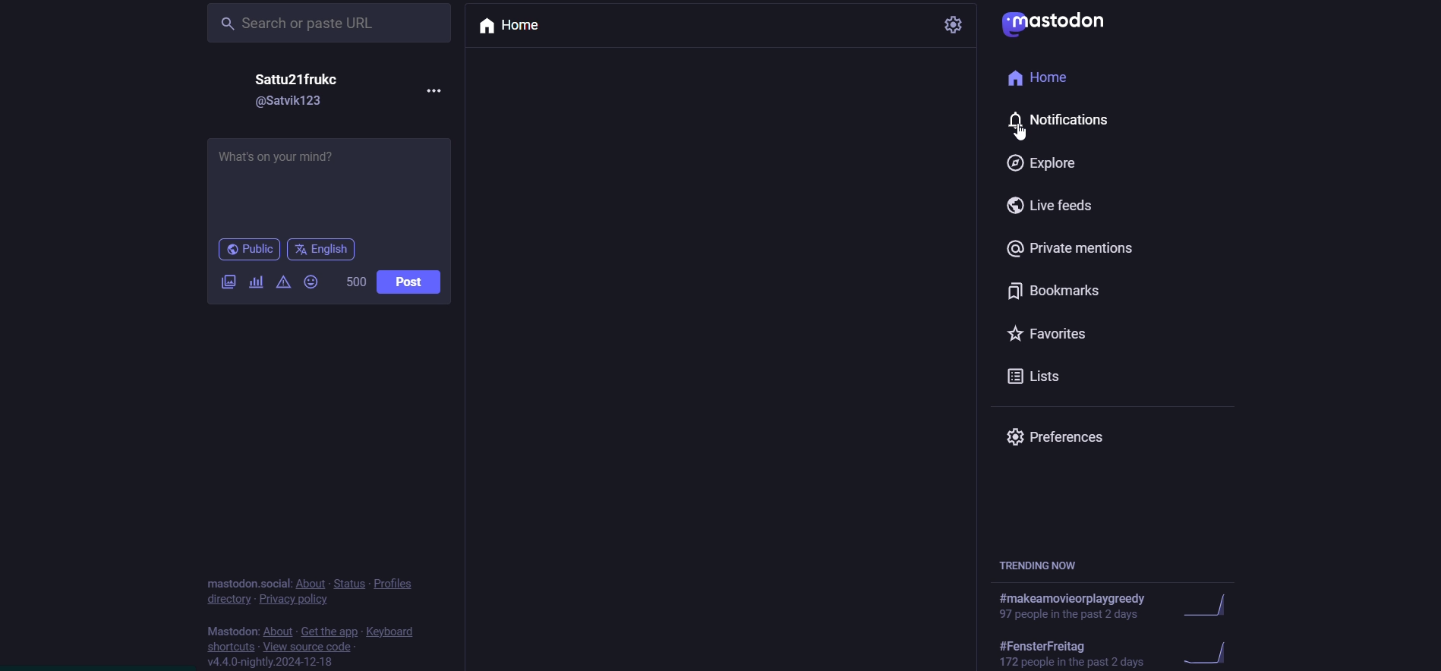 This screenshot has width=1441, height=671. What do you see at coordinates (952, 25) in the screenshot?
I see `settings` at bounding box center [952, 25].